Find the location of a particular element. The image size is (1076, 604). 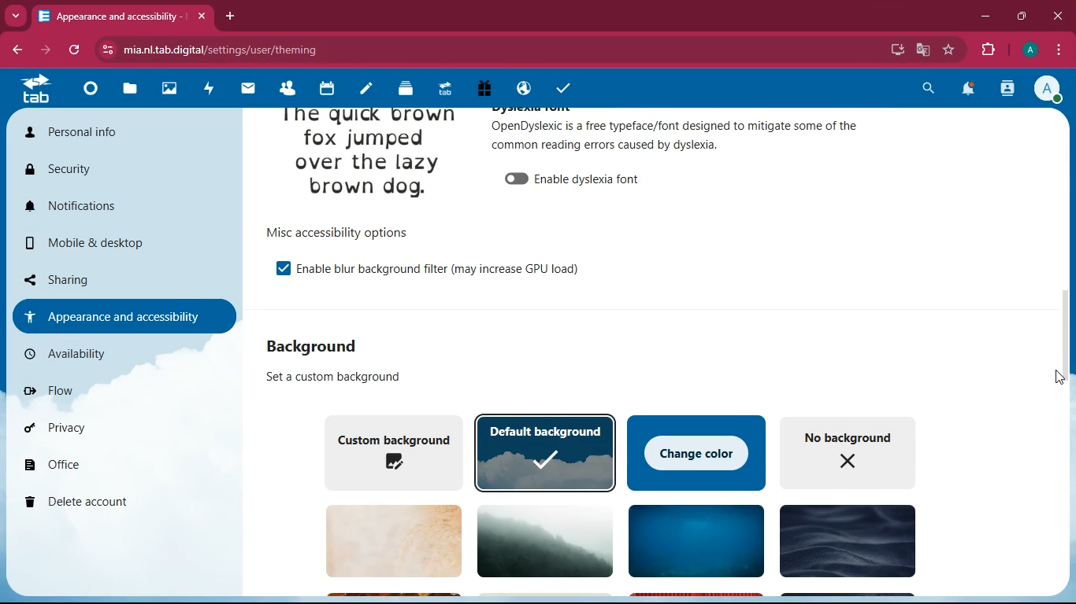

default background is located at coordinates (545, 452).